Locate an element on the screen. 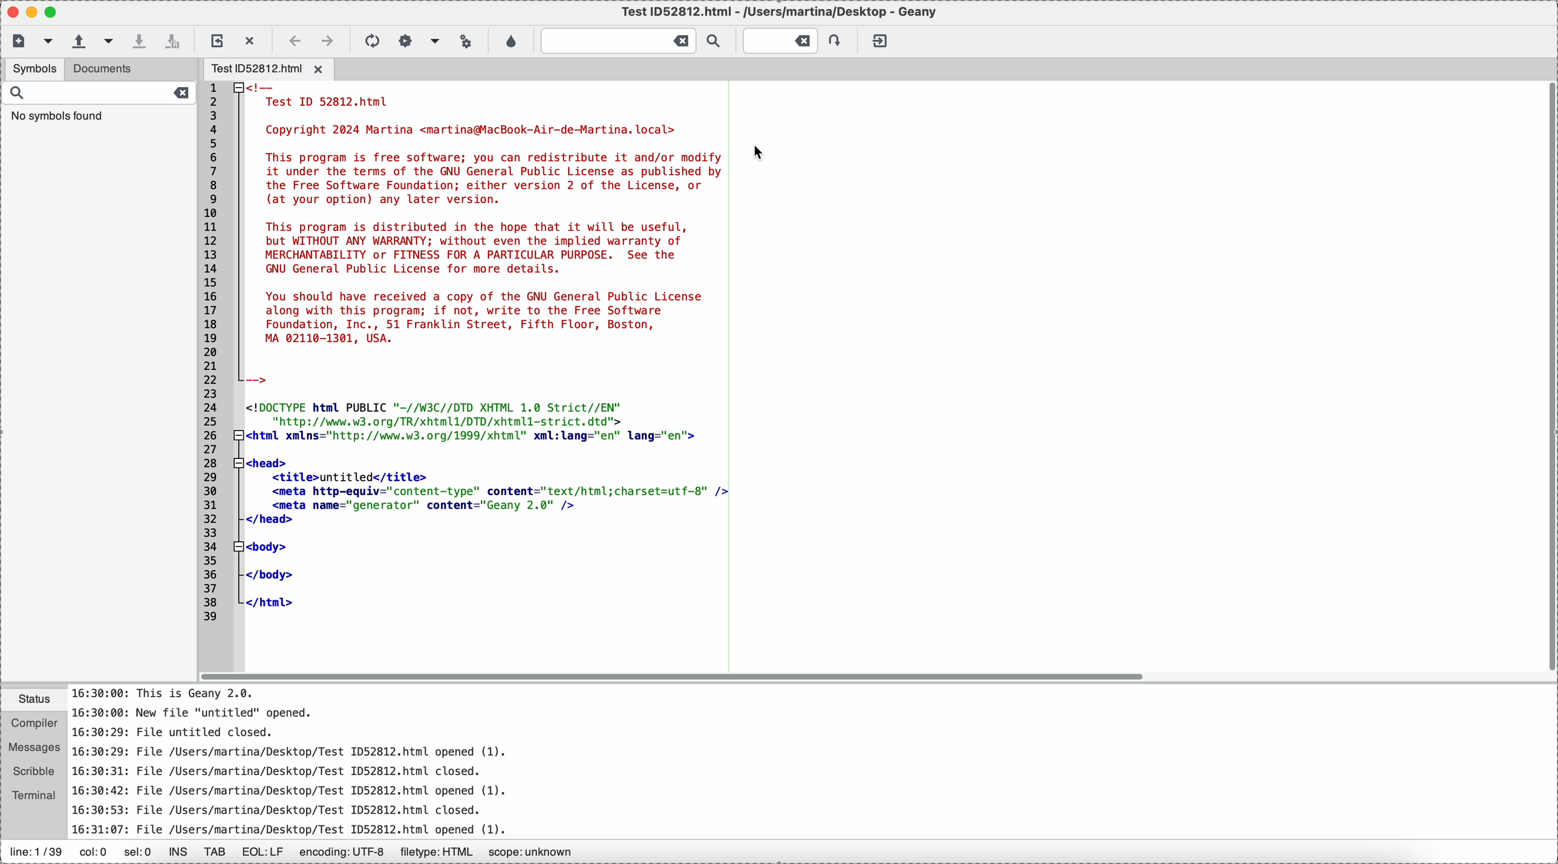 The width and height of the screenshot is (1558, 864). compiler is located at coordinates (34, 724).